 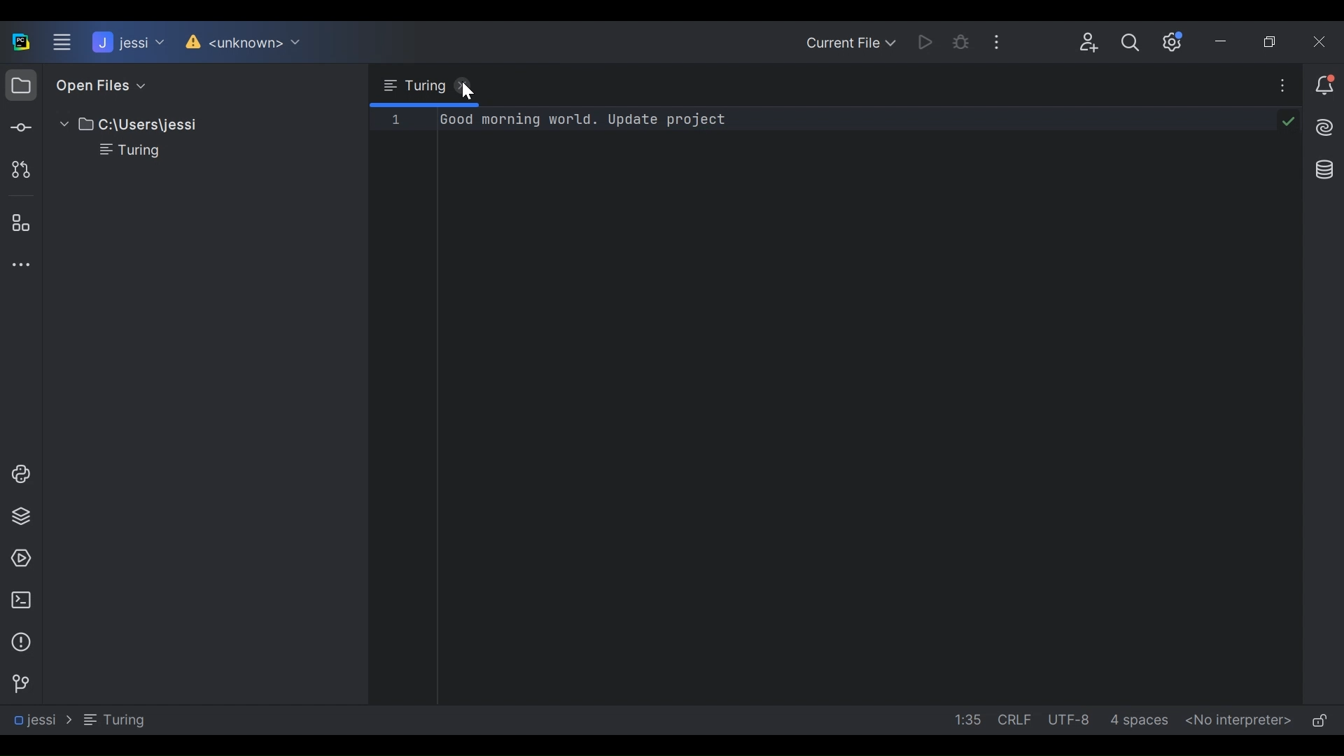 What do you see at coordinates (127, 43) in the screenshot?
I see `Project Name` at bounding box center [127, 43].